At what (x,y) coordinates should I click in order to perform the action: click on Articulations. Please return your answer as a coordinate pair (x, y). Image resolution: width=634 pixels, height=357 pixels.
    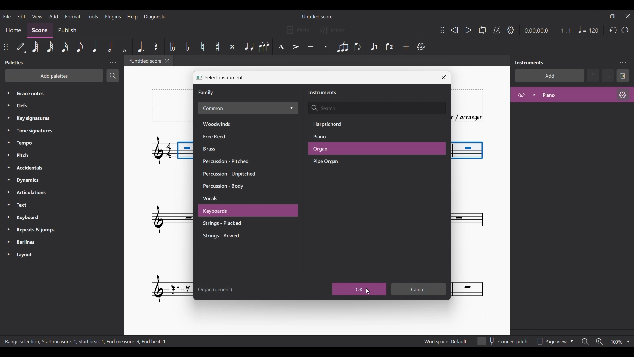
    Looking at the image, I should click on (37, 193).